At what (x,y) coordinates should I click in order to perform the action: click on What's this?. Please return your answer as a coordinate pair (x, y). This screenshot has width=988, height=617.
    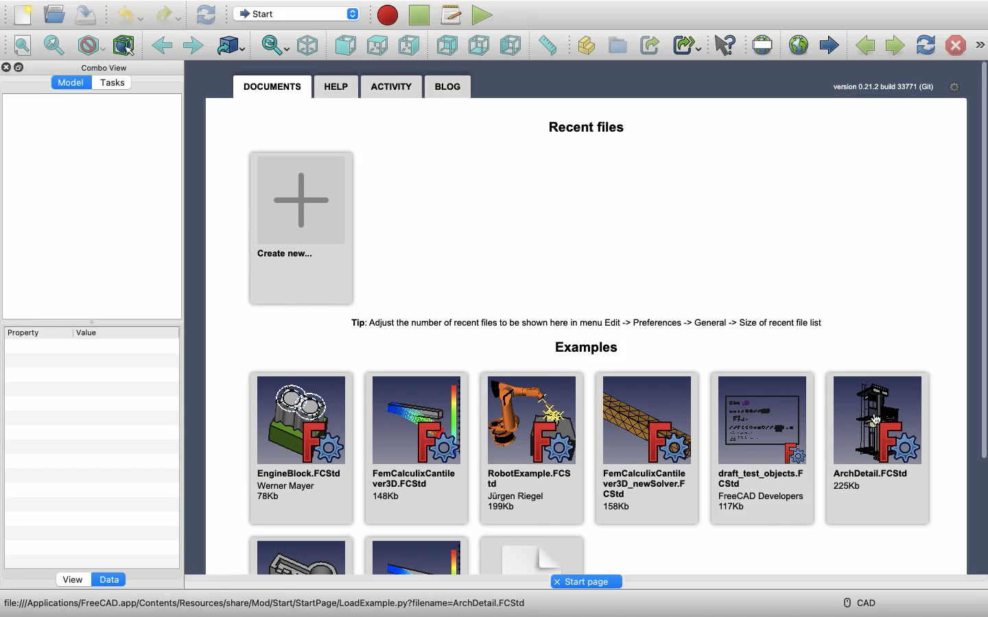
    Looking at the image, I should click on (724, 45).